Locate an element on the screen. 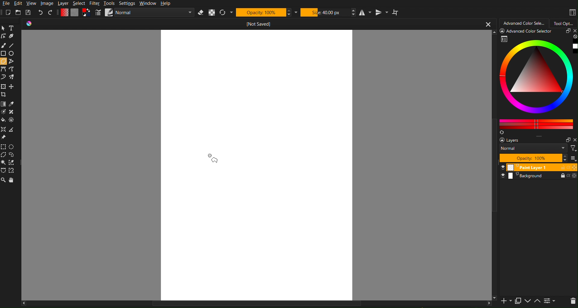 This screenshot has height=308, width=578. scroll bar is located at coordinates (256, 305).